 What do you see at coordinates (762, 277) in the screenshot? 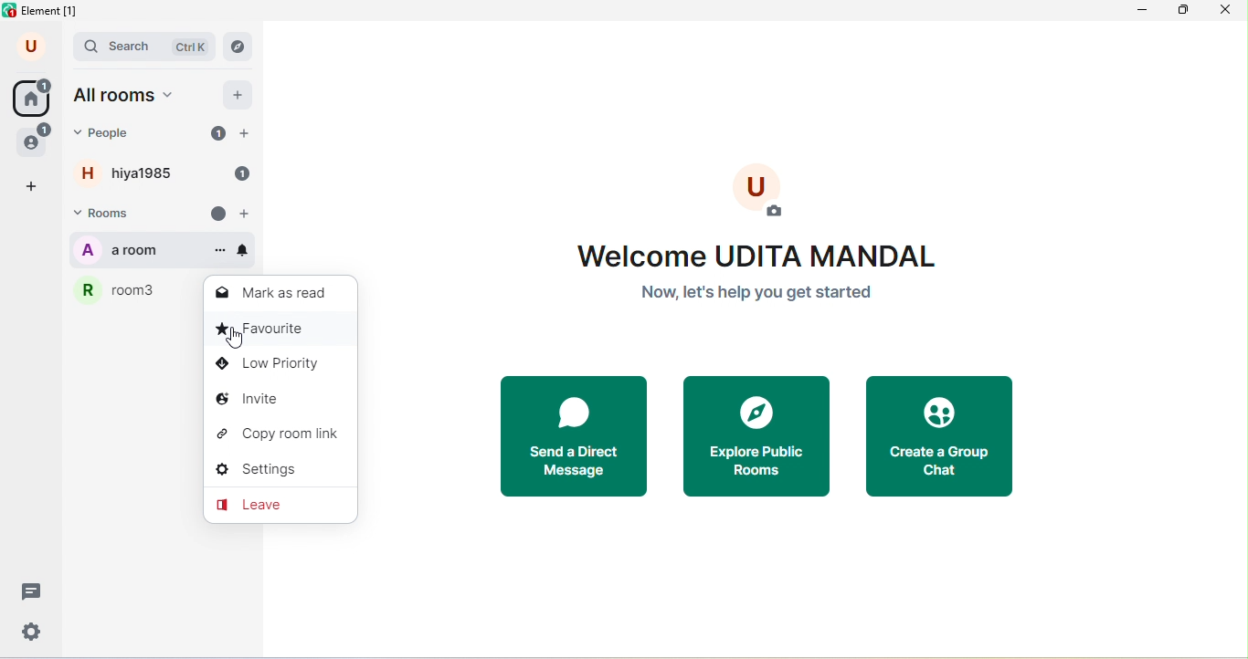
I see `welcome text` at bounding box center [762, 277].